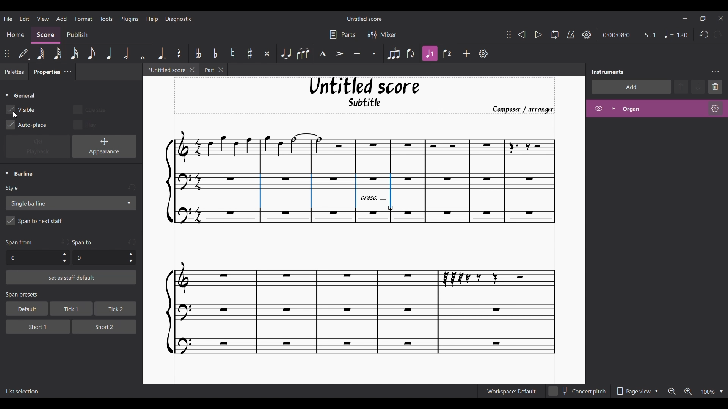 The width and height of the screenshot is (728, 409). I want to click on Score section, so click(45, 34).